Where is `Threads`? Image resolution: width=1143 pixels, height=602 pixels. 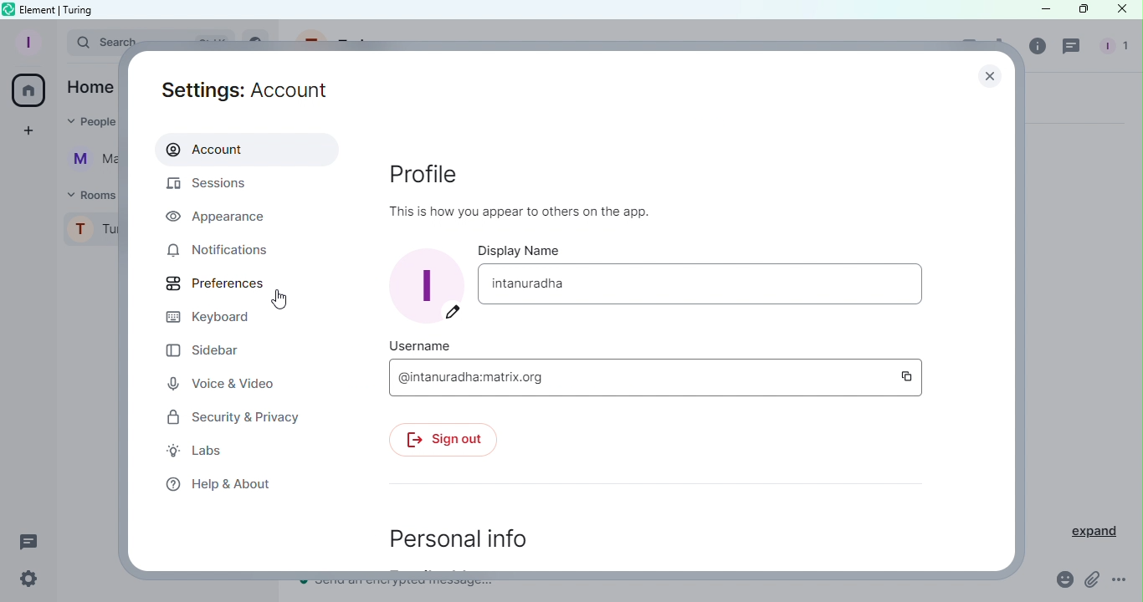
Threads is located at coordinates (29, 540).